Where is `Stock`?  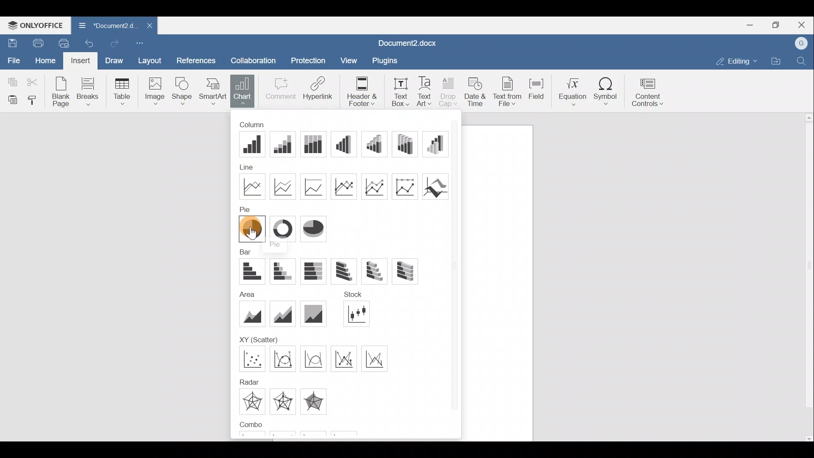 Stock is located at coordinates (349, 296).